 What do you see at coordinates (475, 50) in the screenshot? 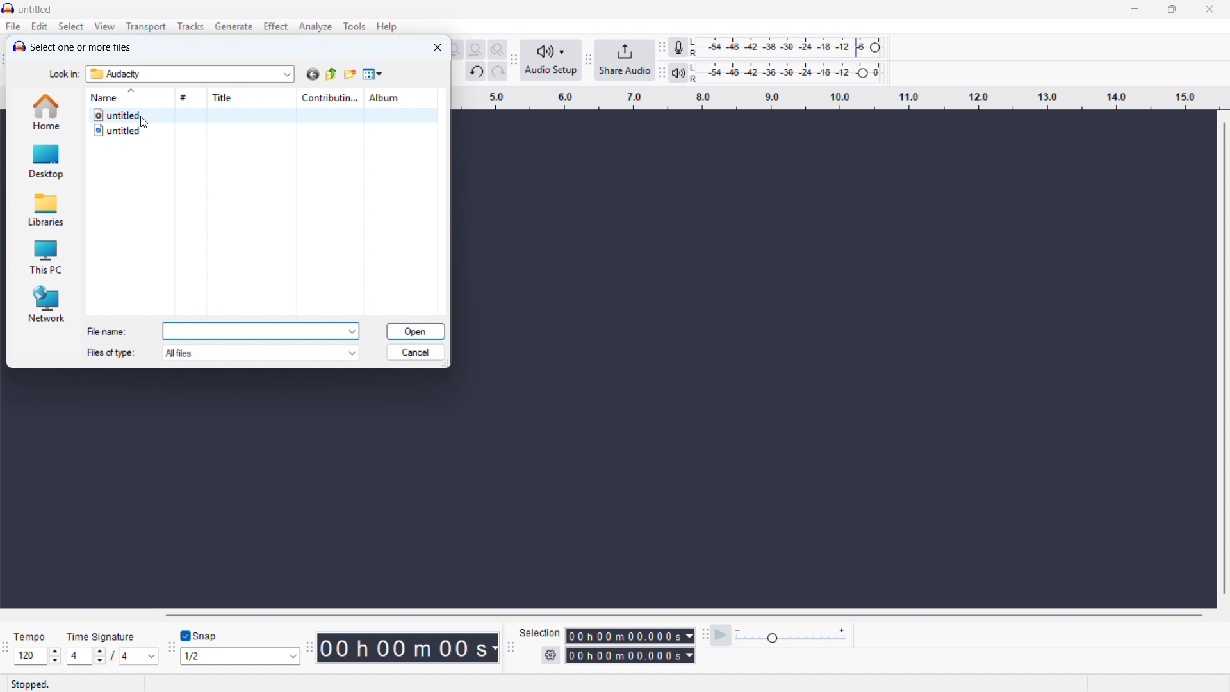
I see `` at bounding box center [475, 50].